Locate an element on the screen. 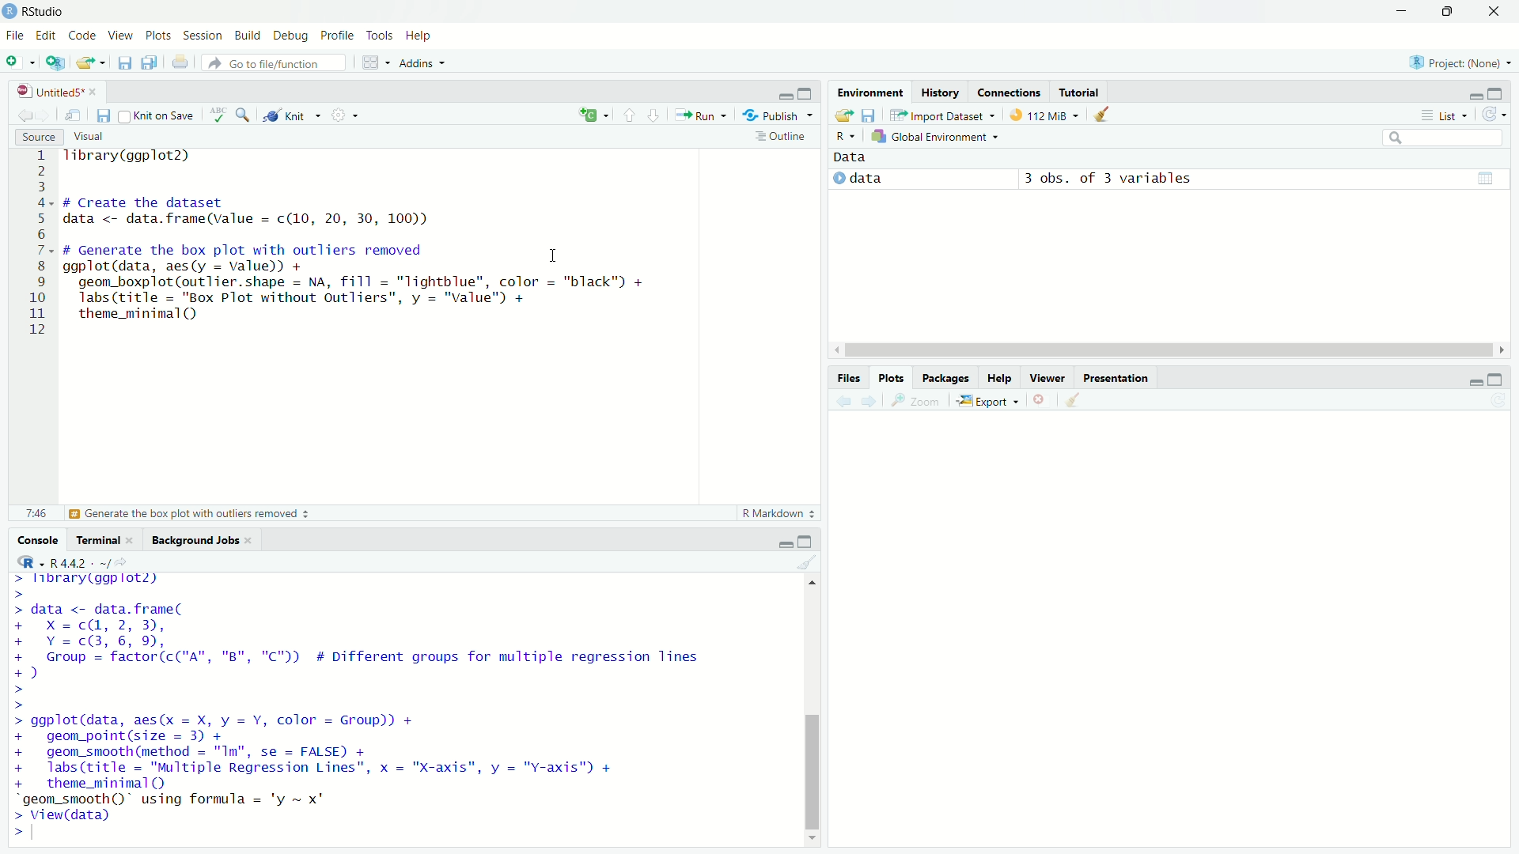 The width and height of the screenshot is (1519, 854). ®r Publish ~ is located at coordinates (780, 116).